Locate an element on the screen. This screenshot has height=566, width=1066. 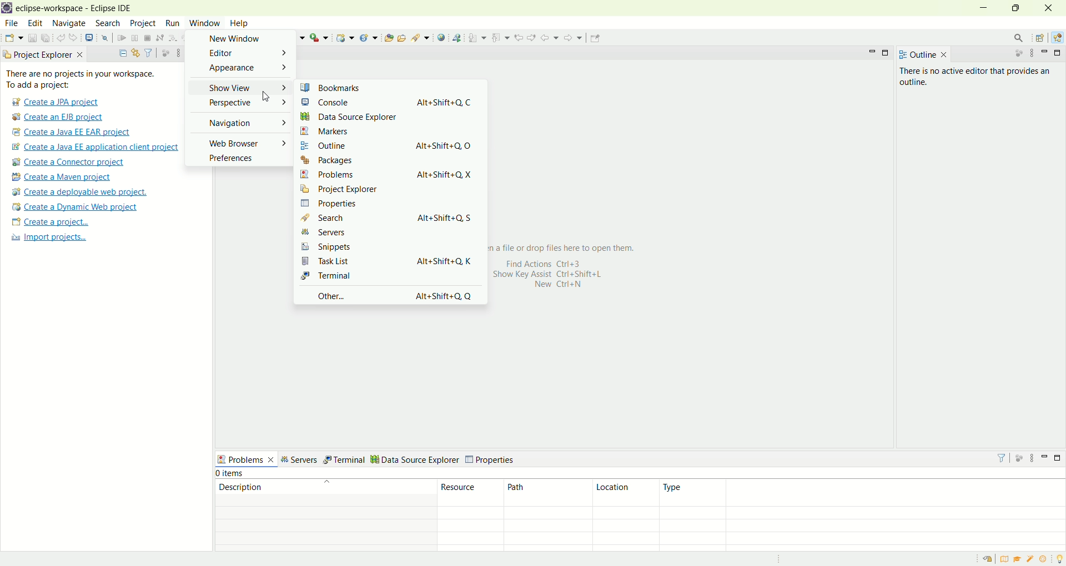
create a dynamic web project is located at coordinates (75, 208).